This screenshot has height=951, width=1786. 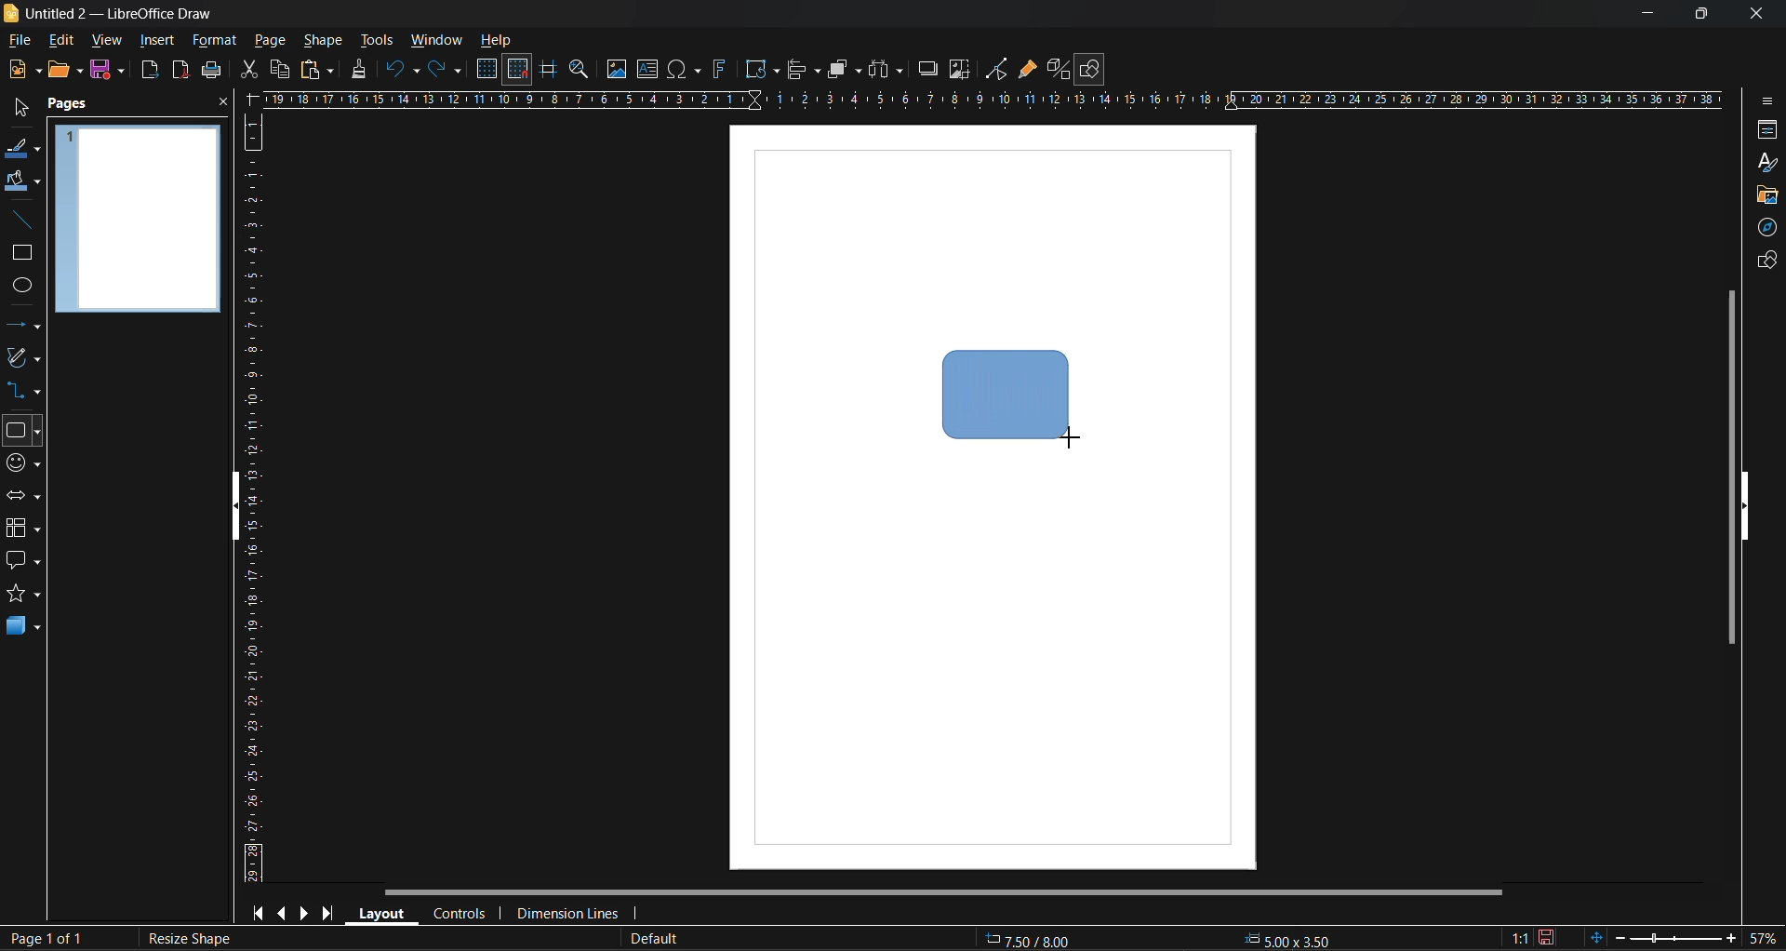 What do you see at coordinates (961, 70) in the screenshot?
I see `crop image` at bounding box center [961, 70].